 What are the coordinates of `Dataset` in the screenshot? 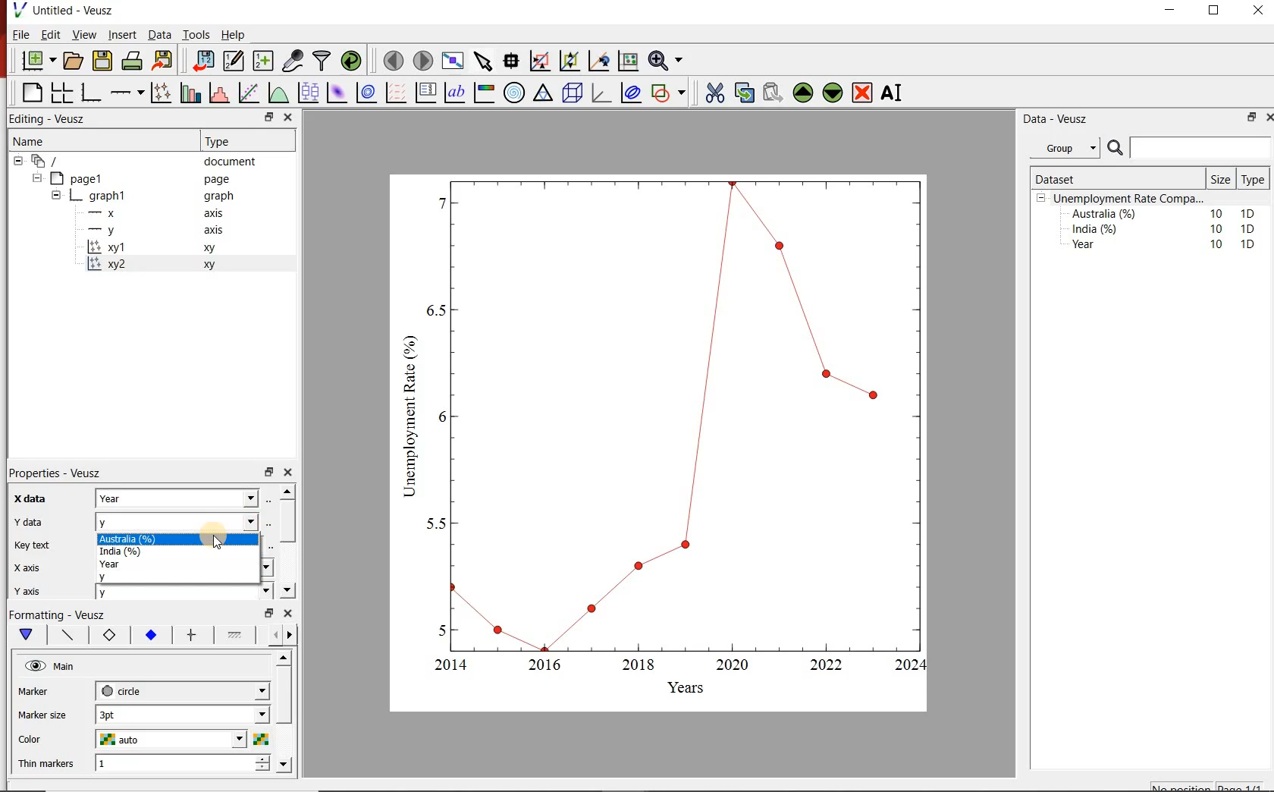 It's located at (1090, 179).